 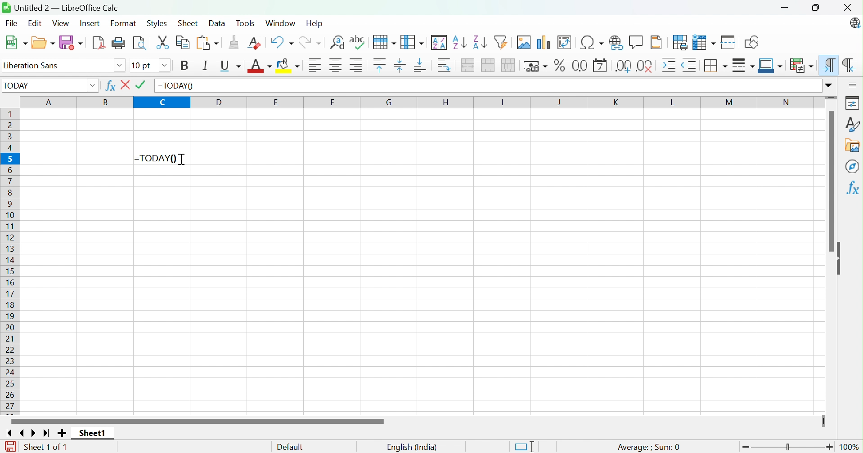 I want to click on Merge cells, so click(x=489, y=66).